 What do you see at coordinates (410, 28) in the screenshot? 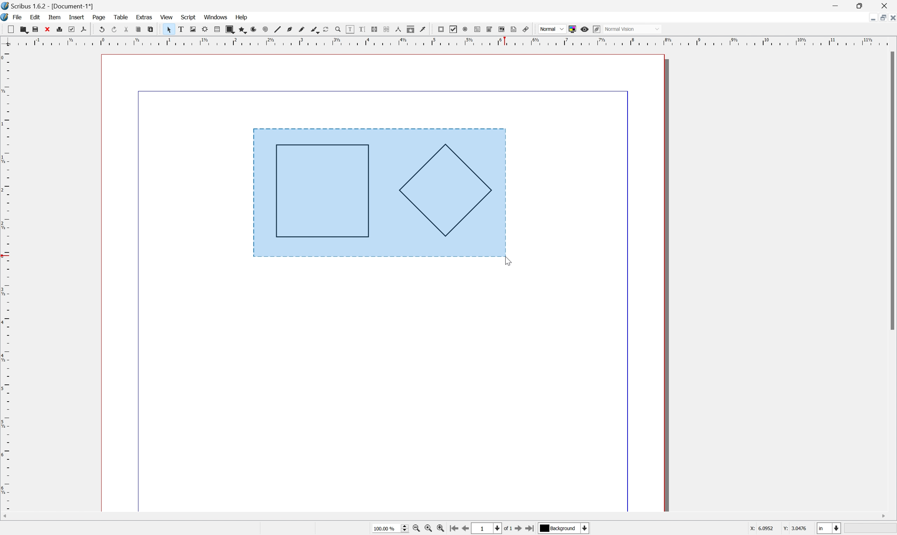
I see `copy item properties` at bounding box center [410, 28].